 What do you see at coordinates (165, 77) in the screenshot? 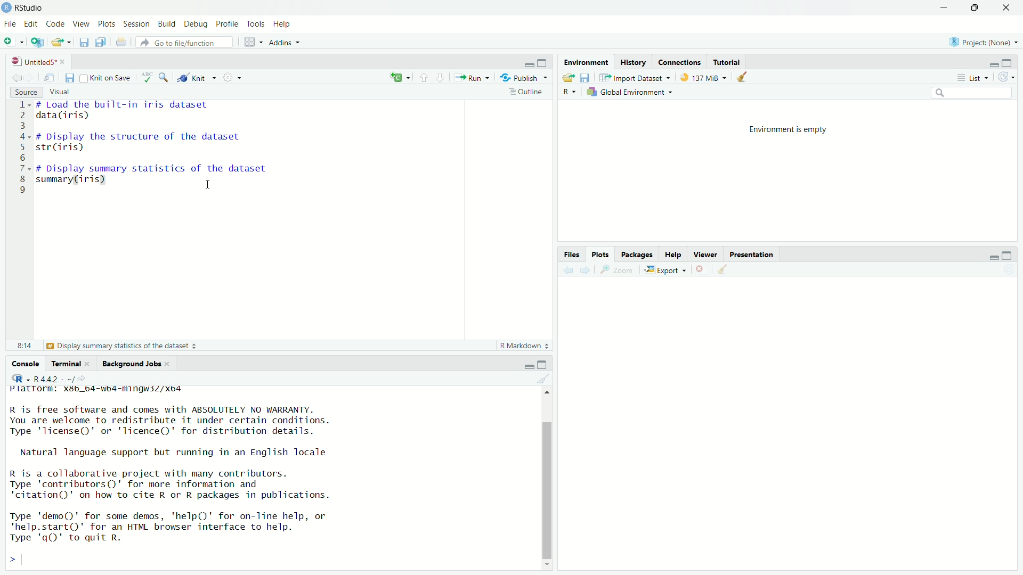
I see `Find/Replace` at bounding box center [165, 77].